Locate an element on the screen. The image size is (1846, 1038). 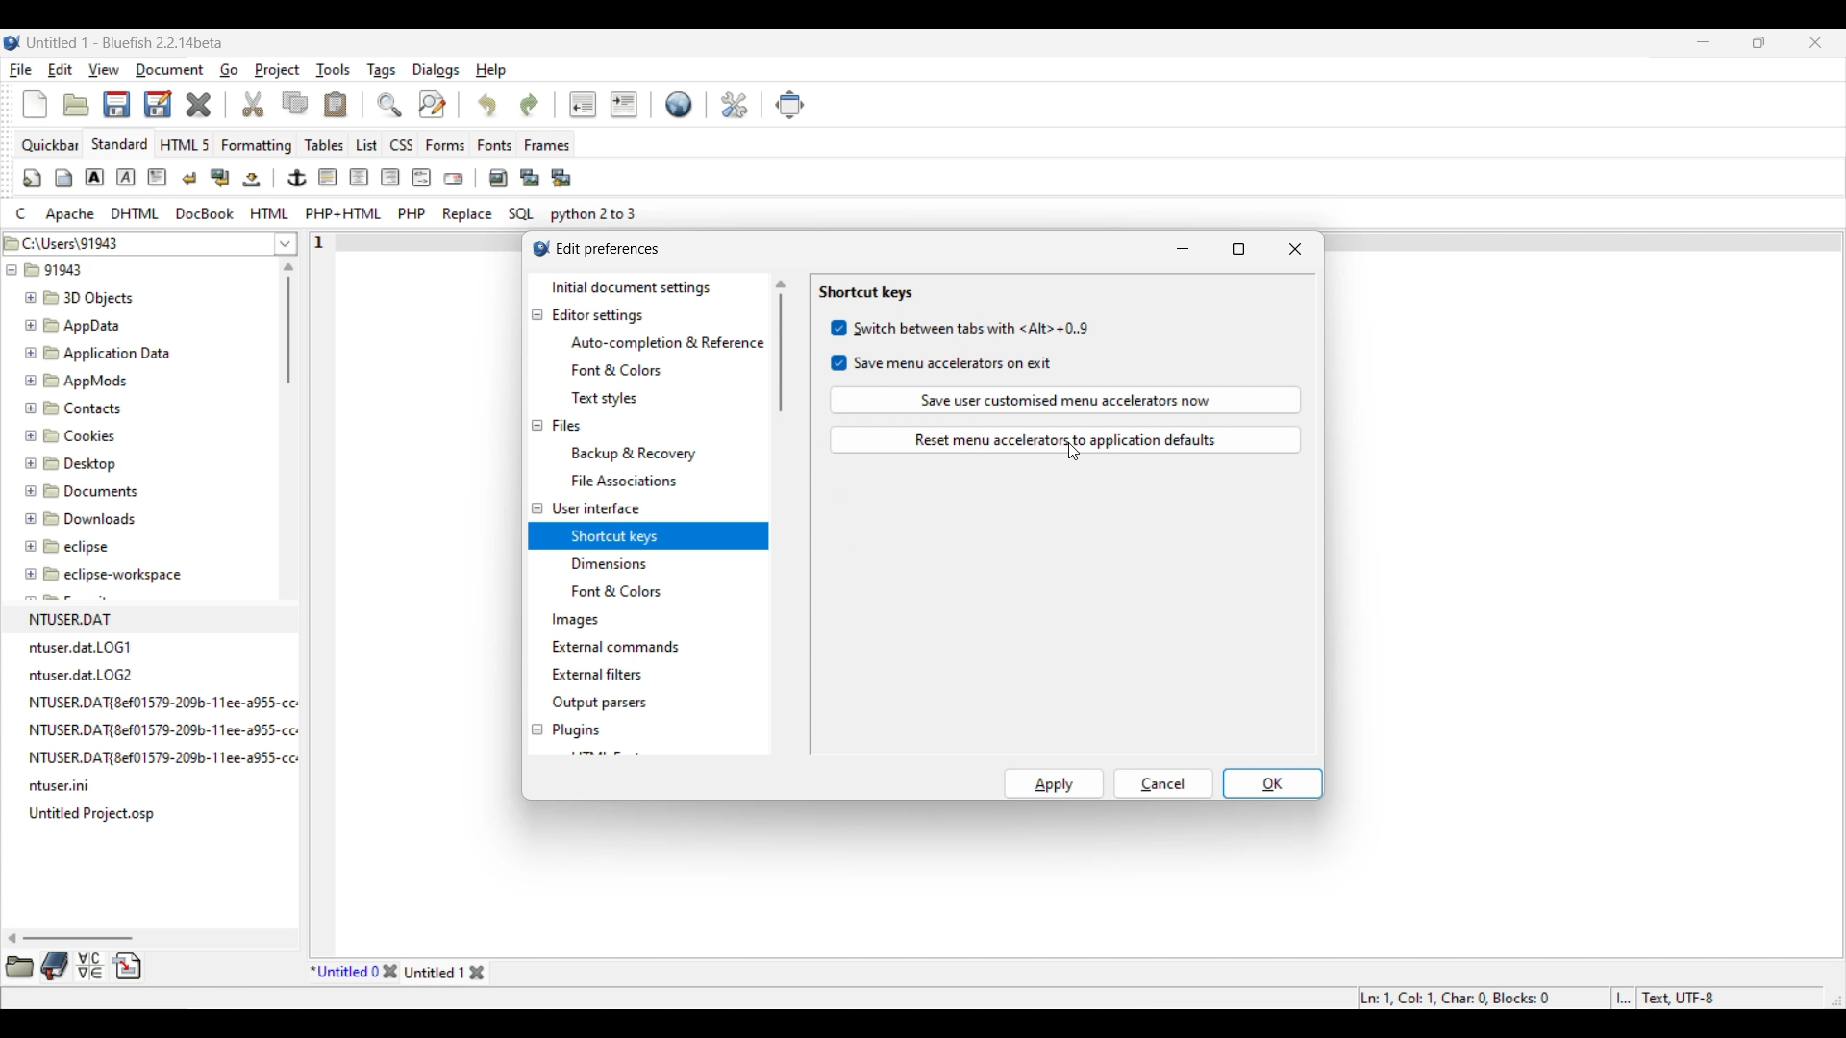
BB B Downloads is located at coordinates (76, 515).